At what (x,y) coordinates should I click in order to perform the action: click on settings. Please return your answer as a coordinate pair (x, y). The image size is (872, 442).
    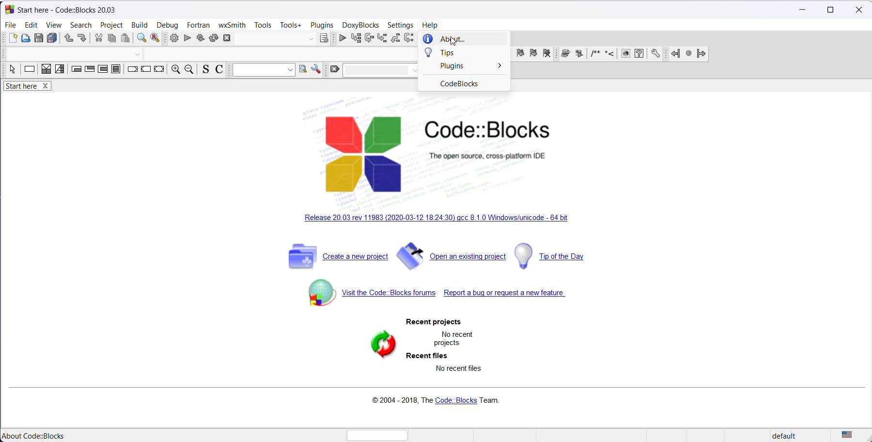
    Looking at the image, I should click on (400, 25).